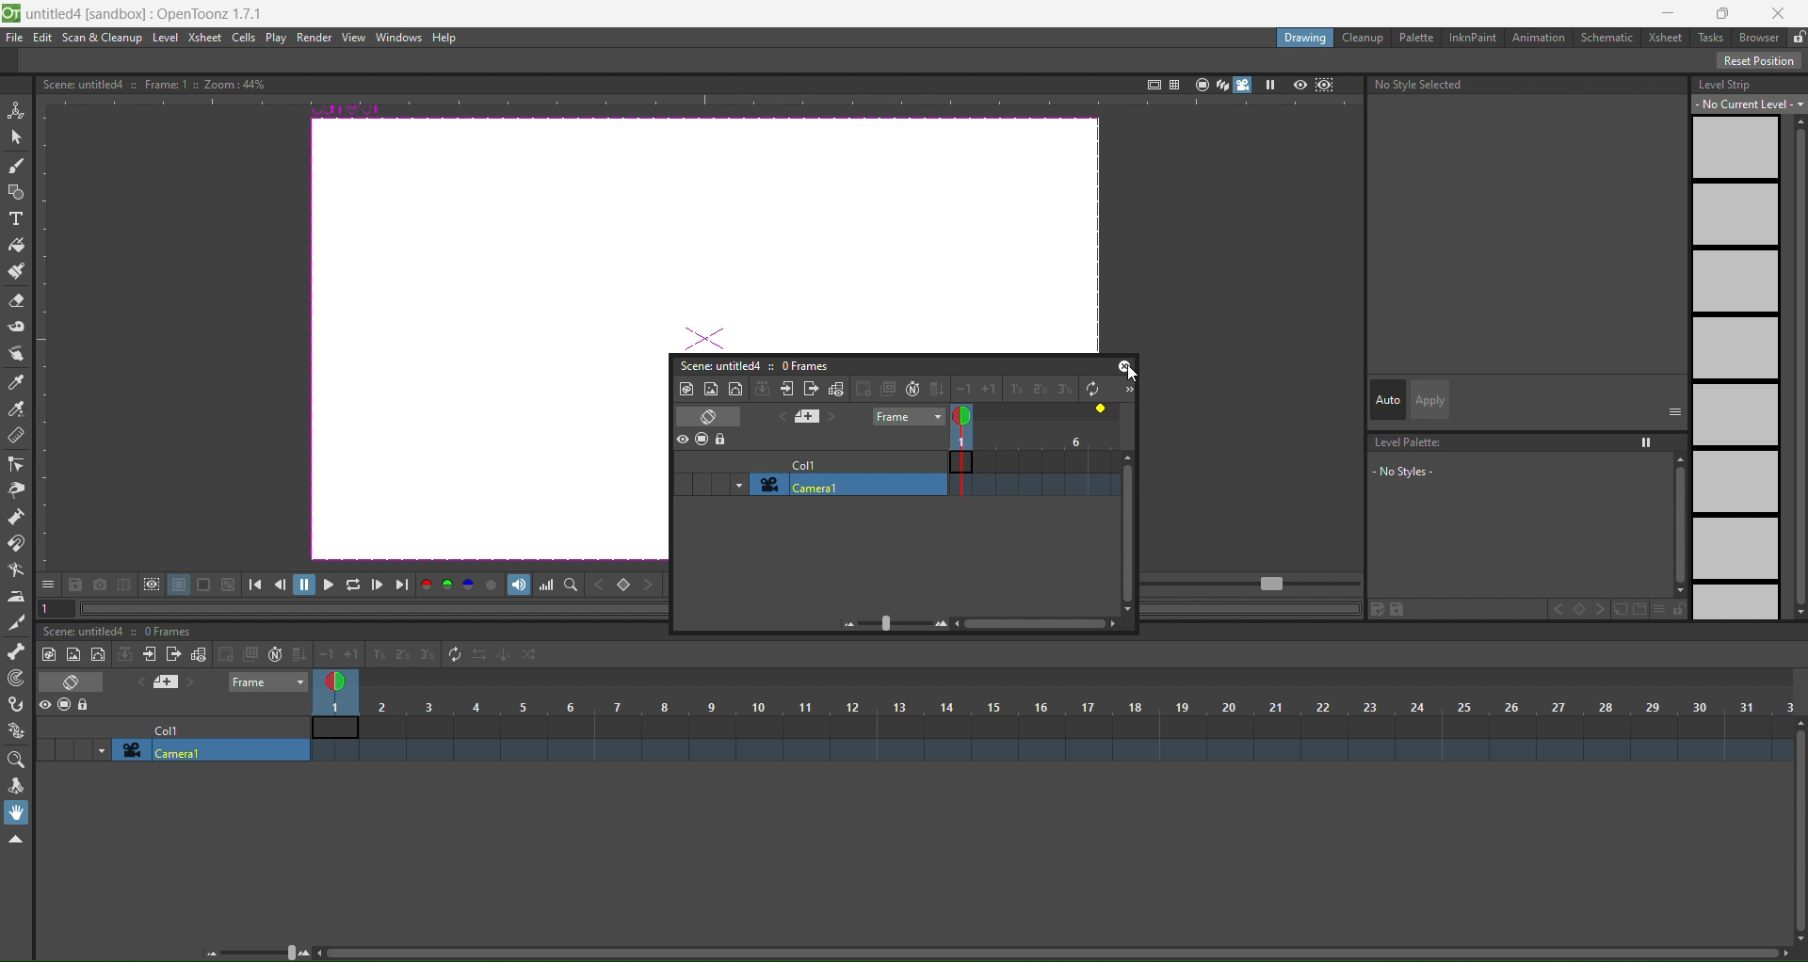  What do you see at coordinates (17, 409) in the screenshot?
I see `rbg picker tool` at bounding box center [17, 409].